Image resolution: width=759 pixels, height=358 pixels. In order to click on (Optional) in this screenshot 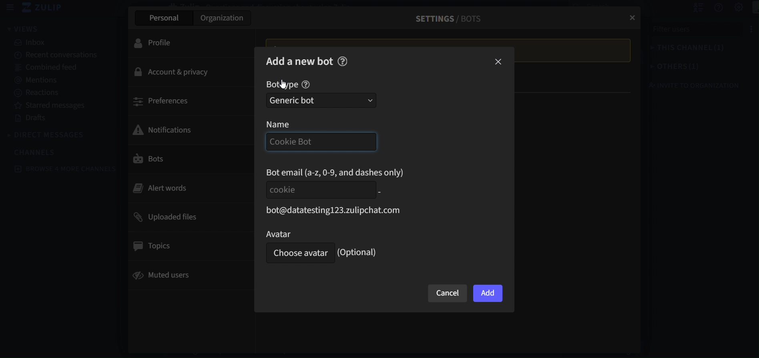, I will do `click(359, 252)`.